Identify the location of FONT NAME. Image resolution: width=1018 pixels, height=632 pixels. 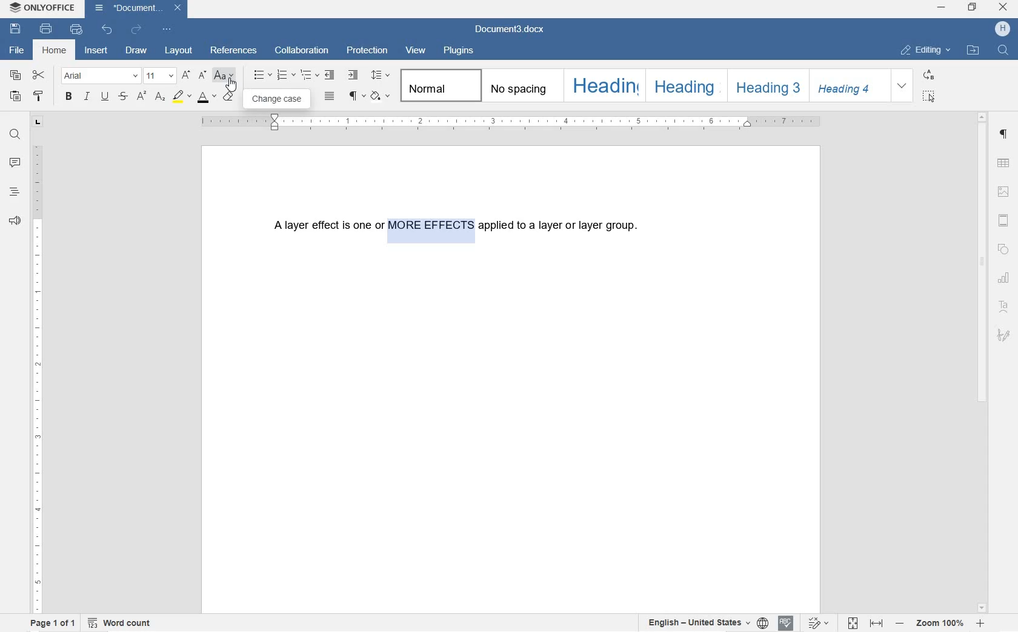
(100, 75).